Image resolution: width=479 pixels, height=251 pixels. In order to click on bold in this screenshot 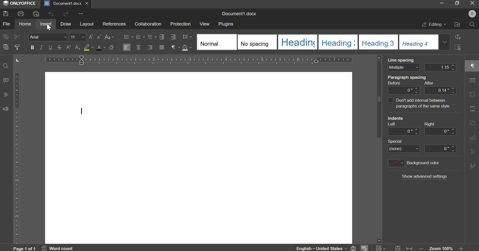, I will do `click(32, 47)`.